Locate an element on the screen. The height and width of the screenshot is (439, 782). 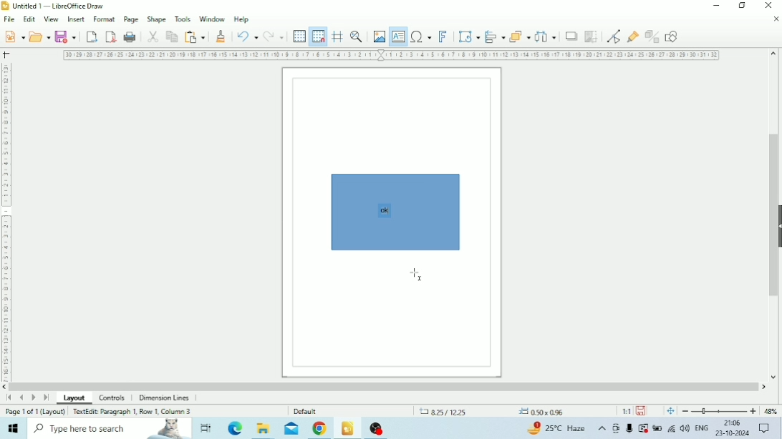
Close is located at coordinates (769, 5).